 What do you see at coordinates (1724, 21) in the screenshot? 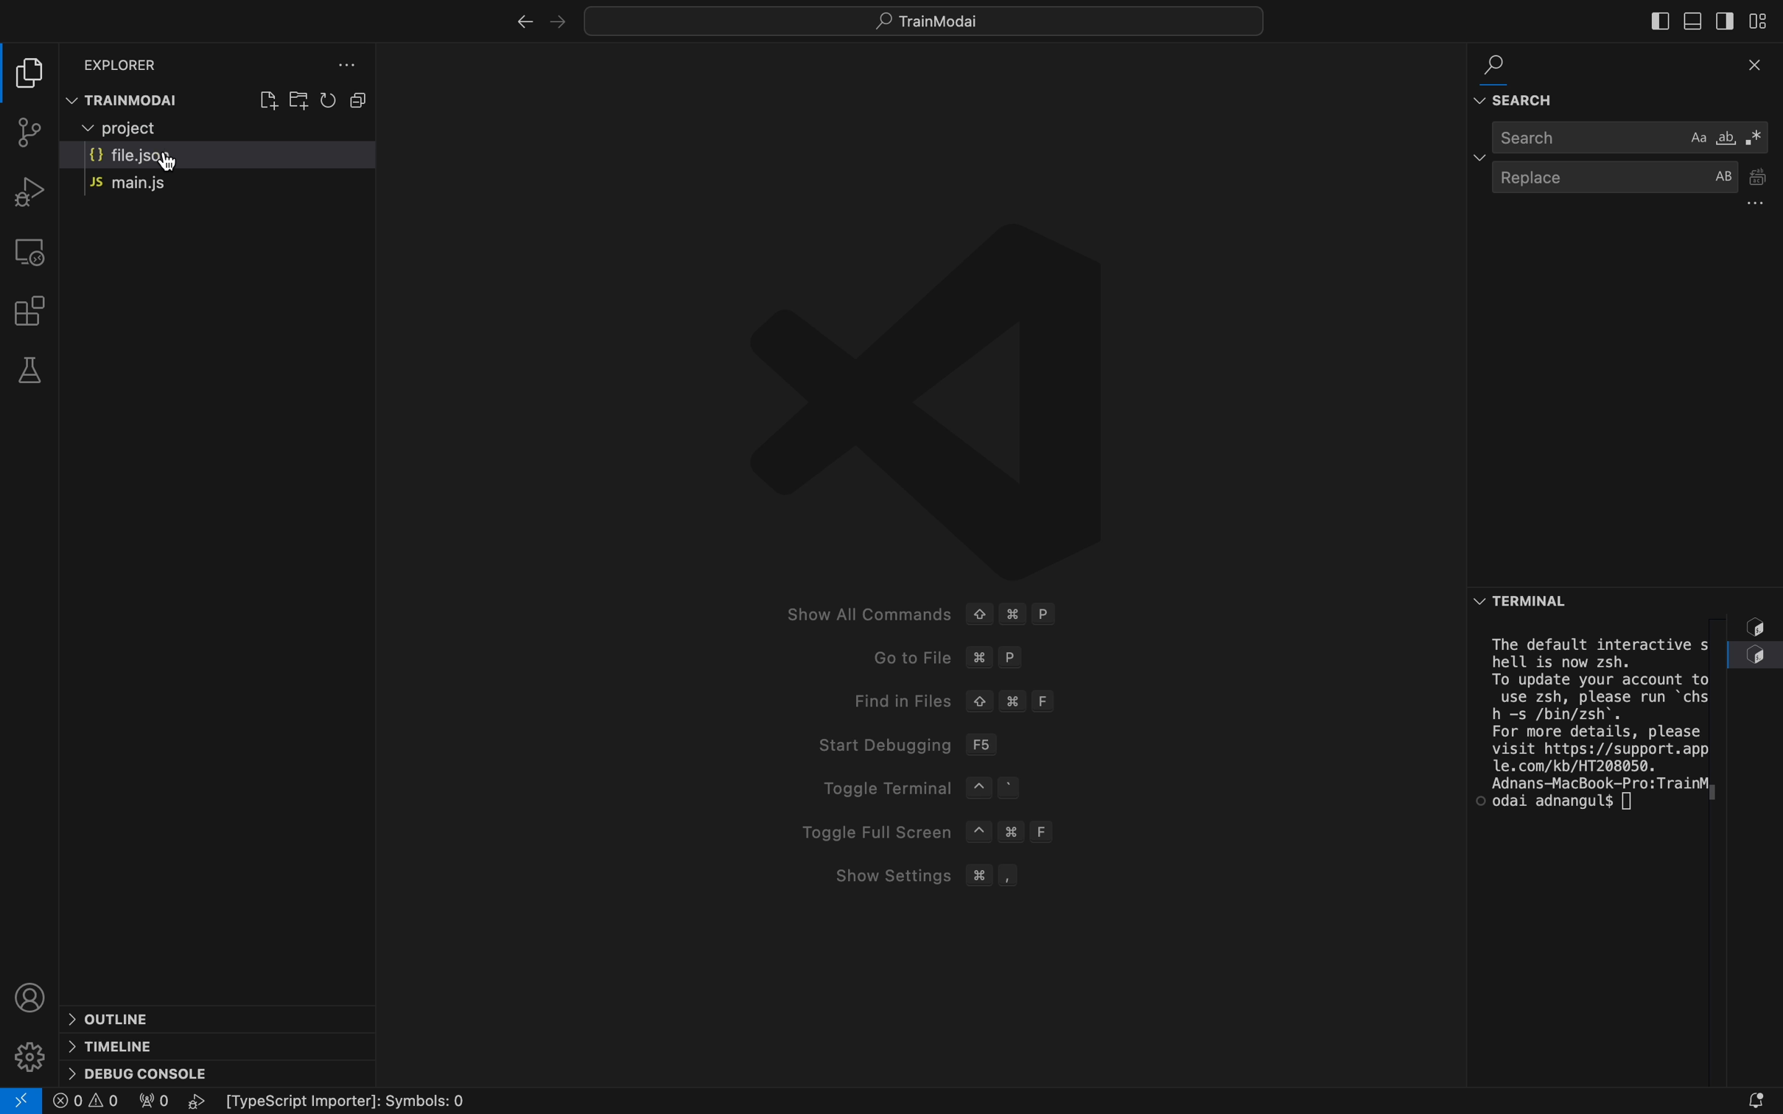
I see `toggle secondary bar` at bounding box center [1724, 21].